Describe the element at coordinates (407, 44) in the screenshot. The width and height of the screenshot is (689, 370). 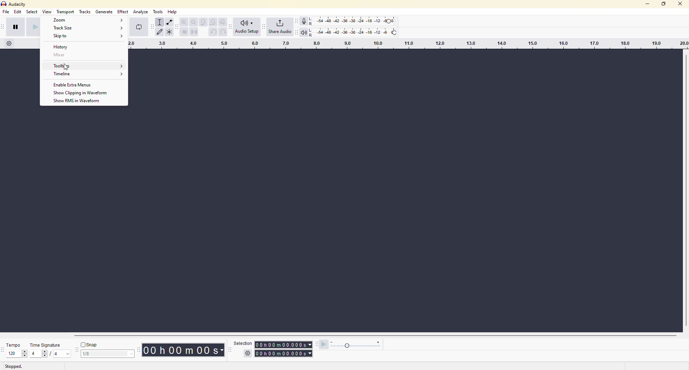
I see `click and drag to define a looping region` at that location.